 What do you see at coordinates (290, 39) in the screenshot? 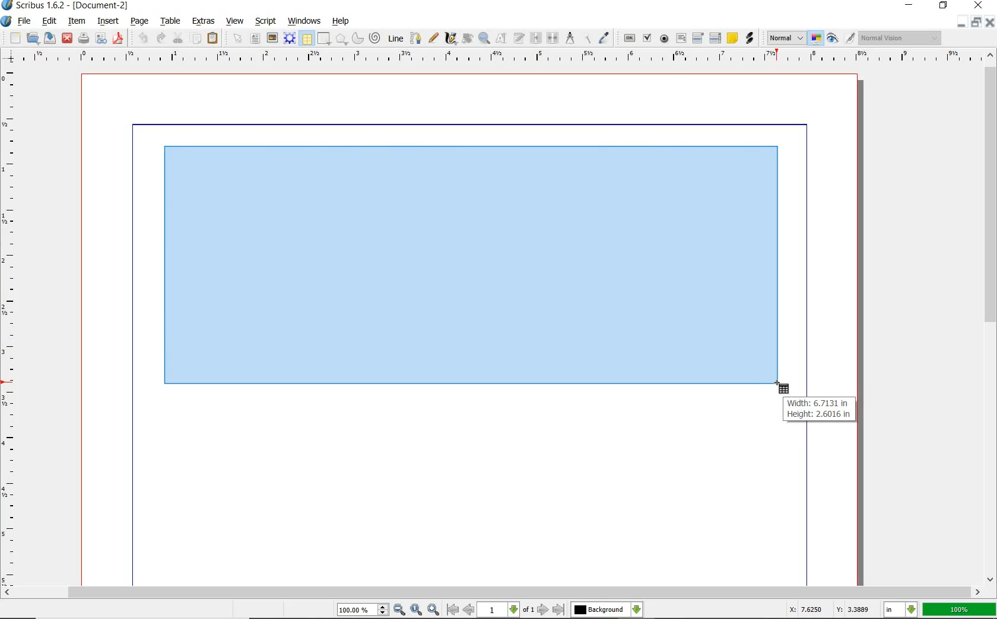
I see `render frame` at bounding box center [290, 39].